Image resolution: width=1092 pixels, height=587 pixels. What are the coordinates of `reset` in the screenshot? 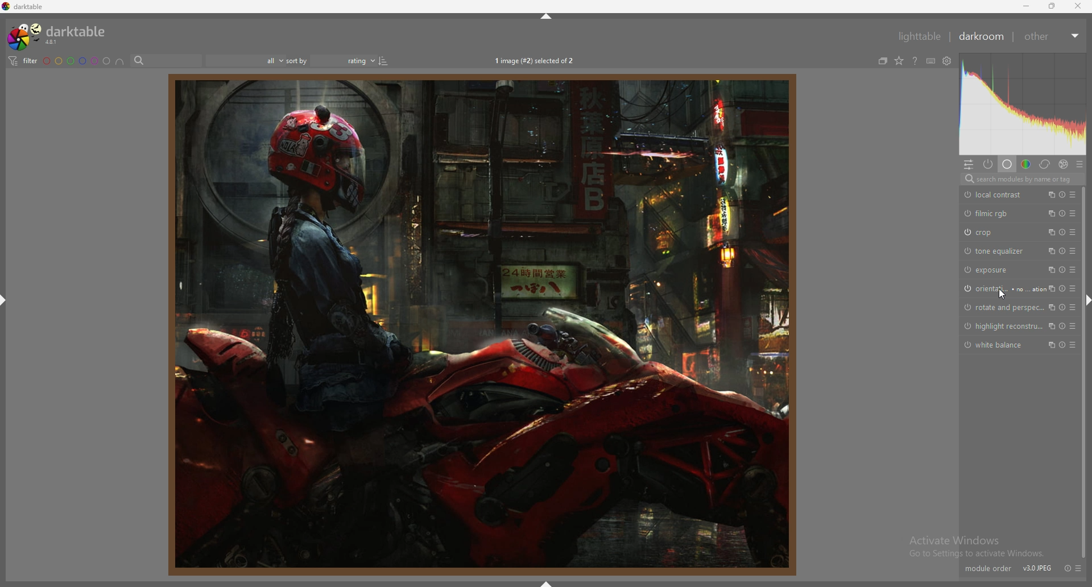 It's located at (1062, 195).